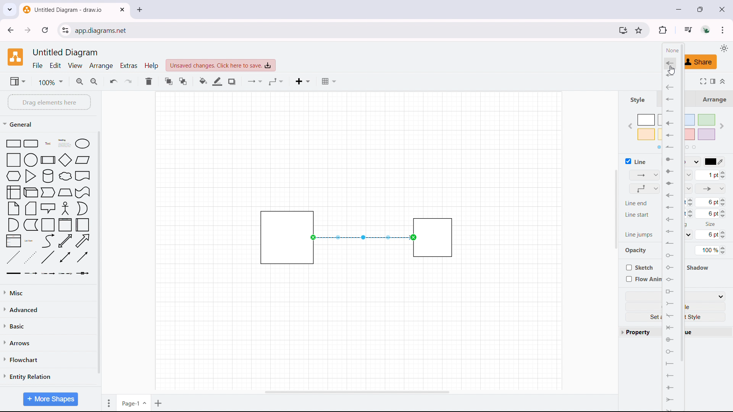  I want to click on tab title, so click(63, 10).